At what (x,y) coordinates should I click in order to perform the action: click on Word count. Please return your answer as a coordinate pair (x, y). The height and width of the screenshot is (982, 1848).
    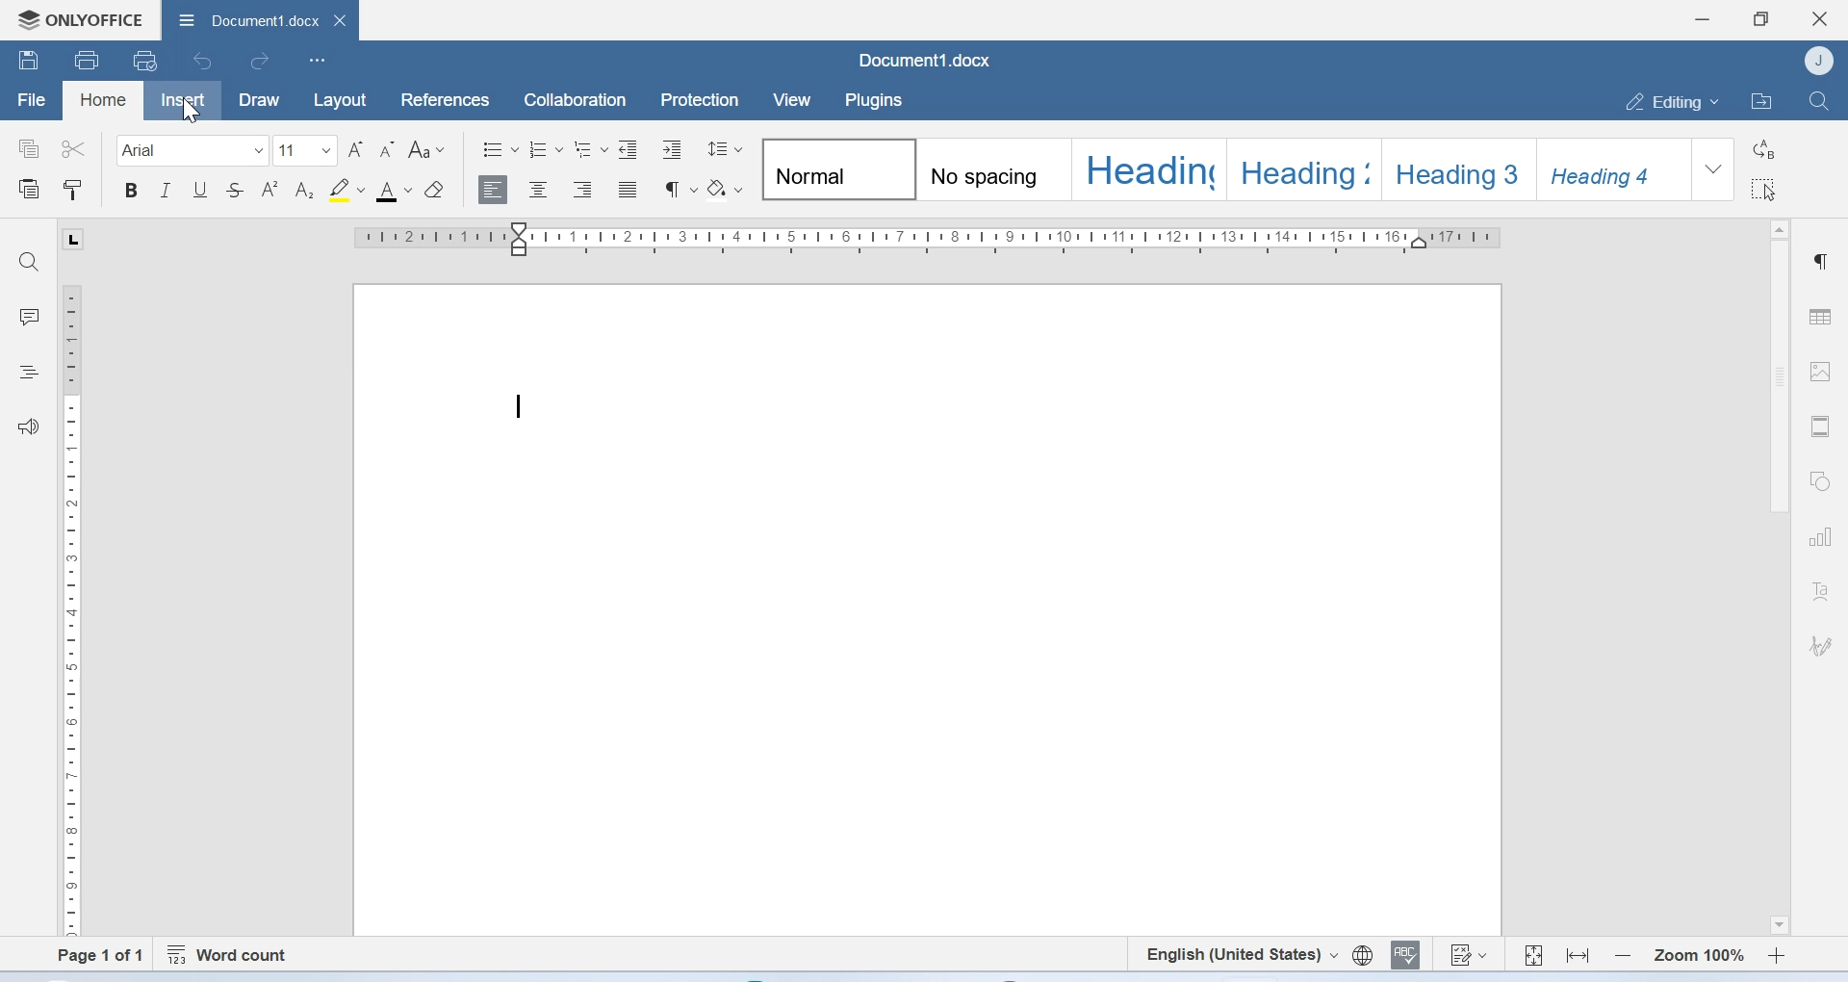
    Looking at the image, I should click on (232, 951).